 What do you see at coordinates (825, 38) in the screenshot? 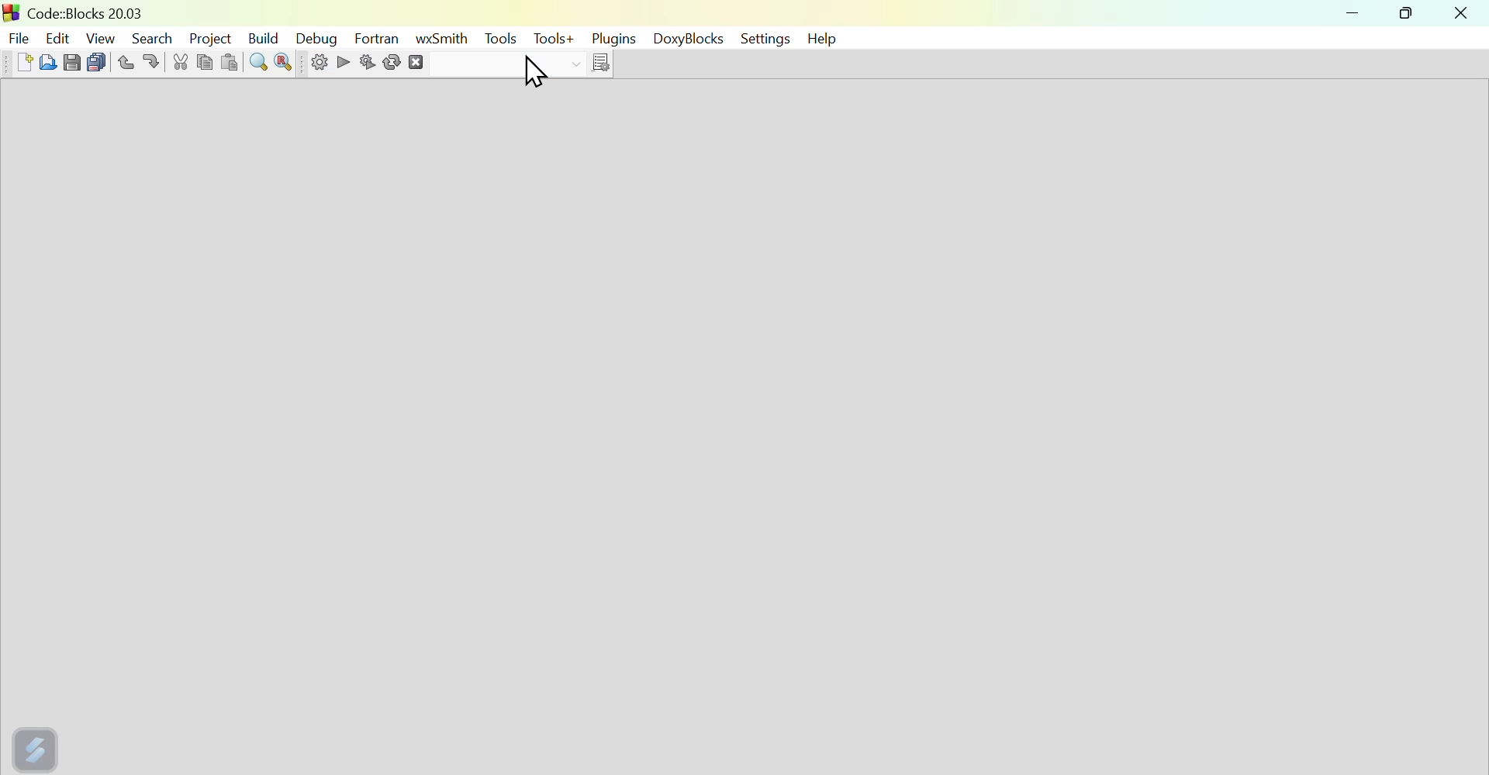
I see `Help` at bounding box center [825, 38].